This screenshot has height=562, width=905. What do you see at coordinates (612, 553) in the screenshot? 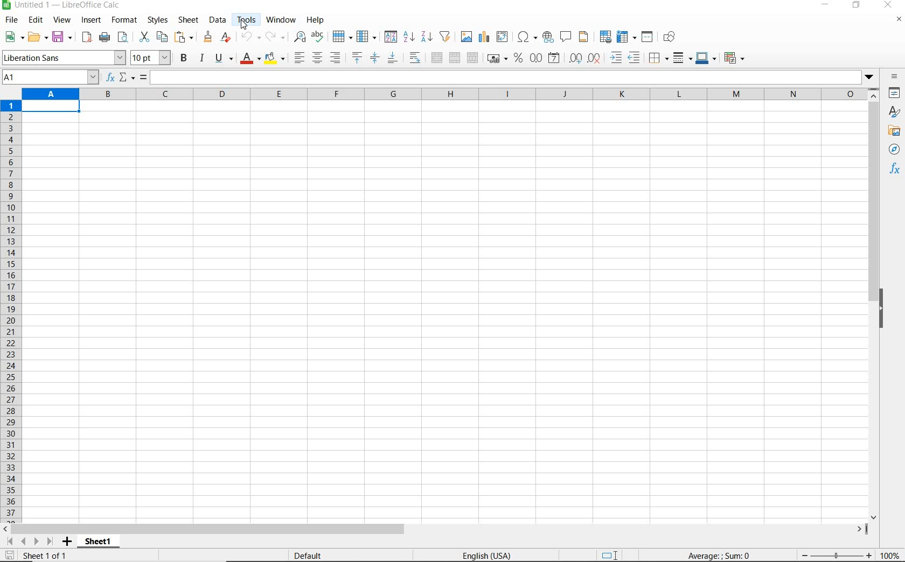
I see `STANDARD SELECTION` at bounding box center [612, 553].